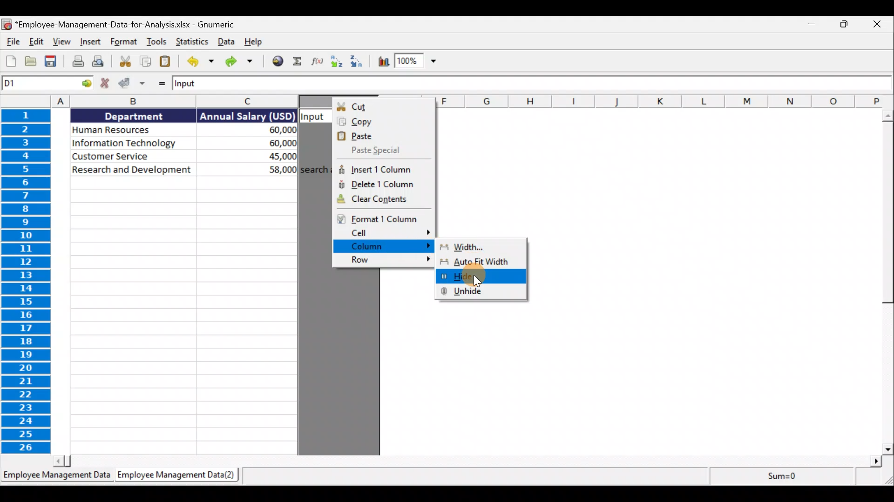 This screenshot has width=894, height=502. What do you see at coordinates (124, 40) in the screenshot?
I see `Format` at bounding box center [124, 40].